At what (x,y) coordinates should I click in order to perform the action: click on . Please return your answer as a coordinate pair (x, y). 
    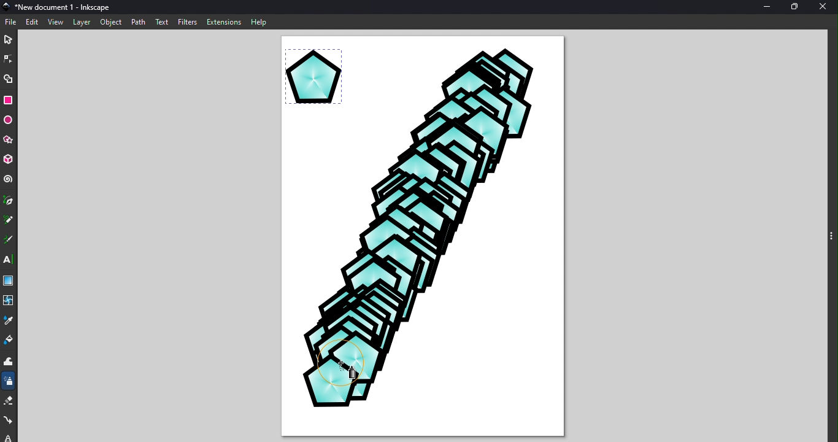
    Looking at the image, I should click on (426, 236).